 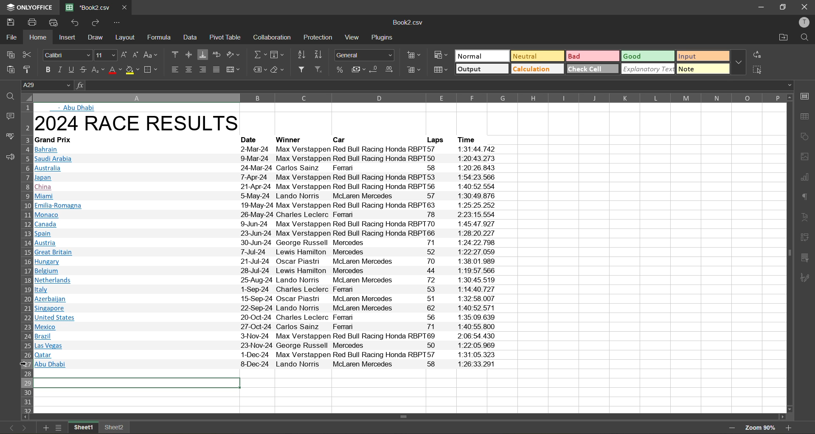 What do you see at coordinates (273, 37) in the screenshot?
I see `collaboration` at bounding box center [273, 37].